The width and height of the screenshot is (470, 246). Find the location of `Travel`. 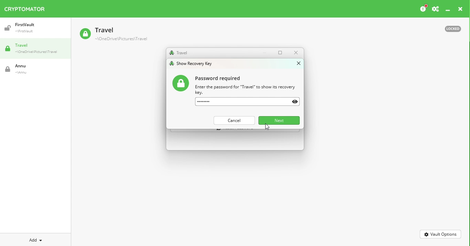

Travel is located at coordinates (38, 49).